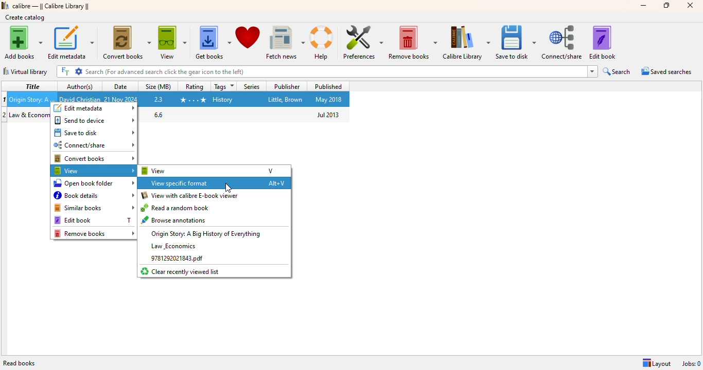 The width and height of the screenshot is (703, 370). What do you see at coordinates (692, 364) in the screenshot?
I see `jobs: 0` at bounding box center [692, 364].